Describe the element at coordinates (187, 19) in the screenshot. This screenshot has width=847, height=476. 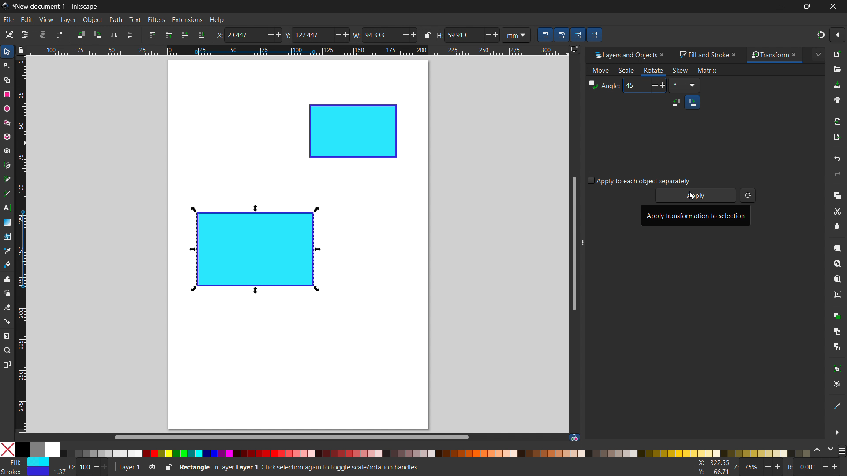
I see `extensions` at that location.